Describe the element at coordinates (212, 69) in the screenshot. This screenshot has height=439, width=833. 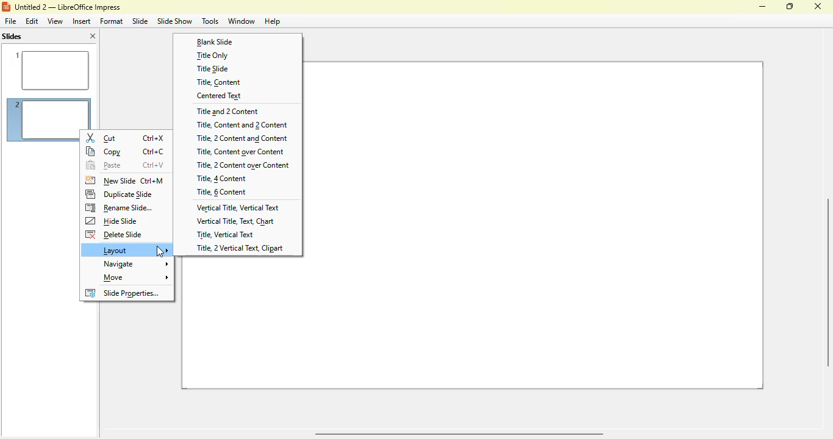
I see `title slide` at that location.